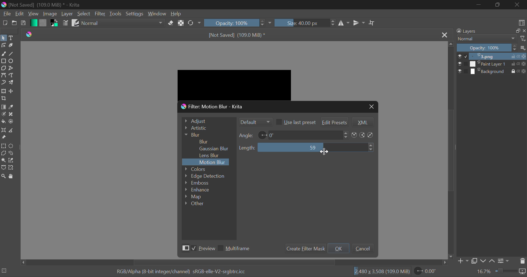 This screenshot has width=527, height=277. What do you see at coordinates (301, 23) in the screenshot?
I see `Size: 40.00 px` at bounding box center [301, 23].